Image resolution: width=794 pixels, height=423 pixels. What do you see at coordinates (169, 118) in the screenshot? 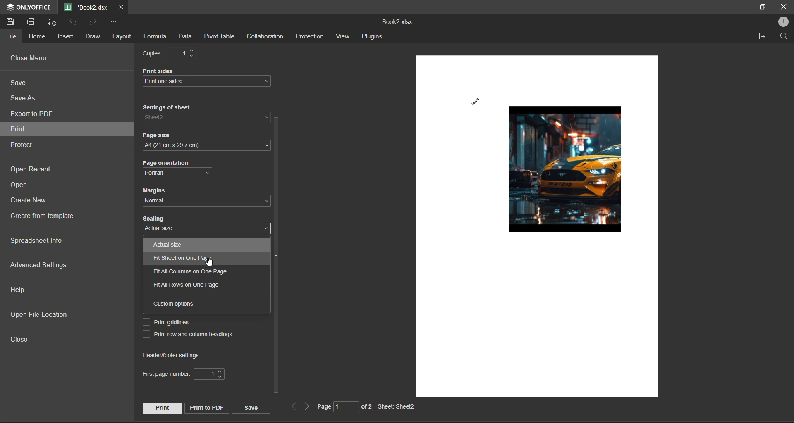
I see `sheet2` at bounding box center [169, 118].